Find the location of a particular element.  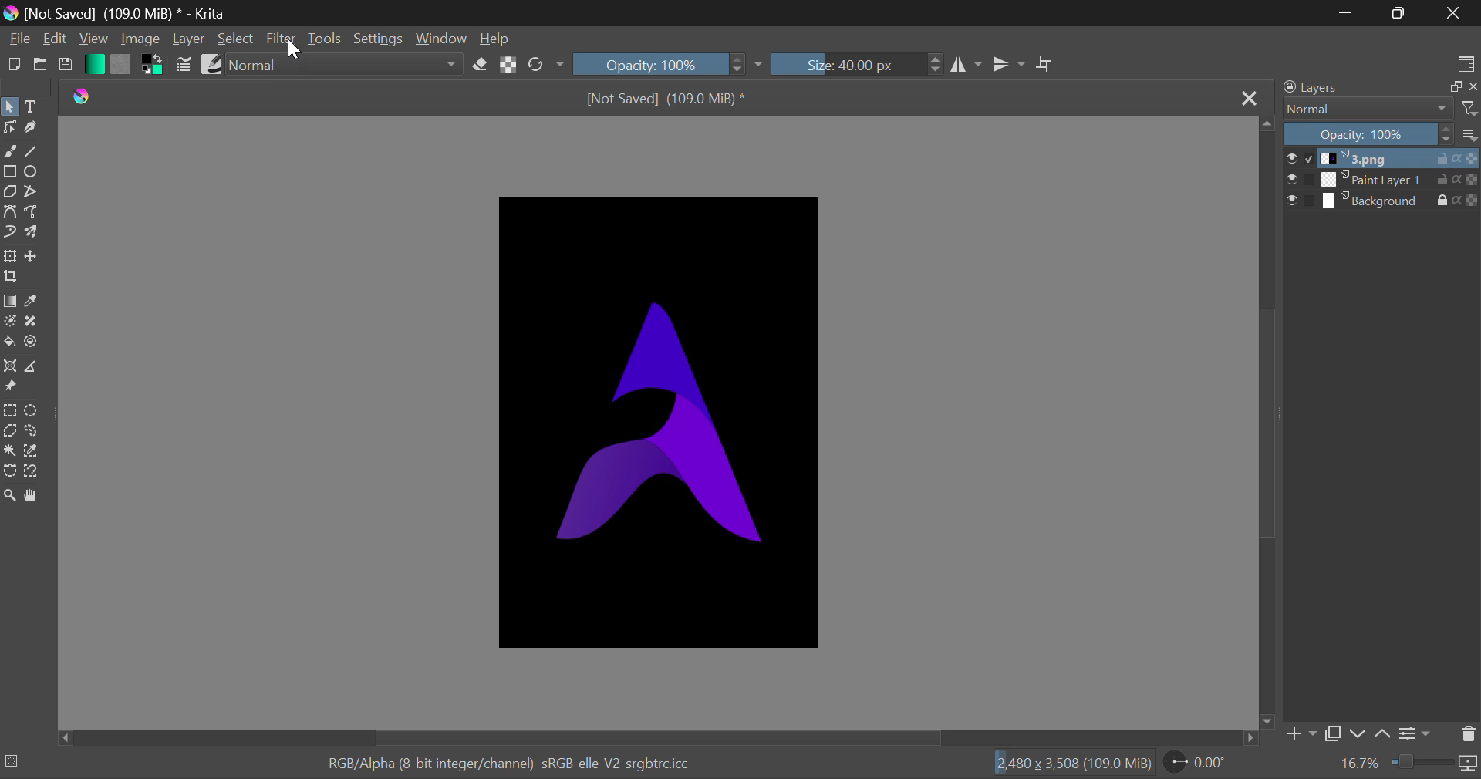

Colorize Mask Tool is located at coordinates (9, 321).